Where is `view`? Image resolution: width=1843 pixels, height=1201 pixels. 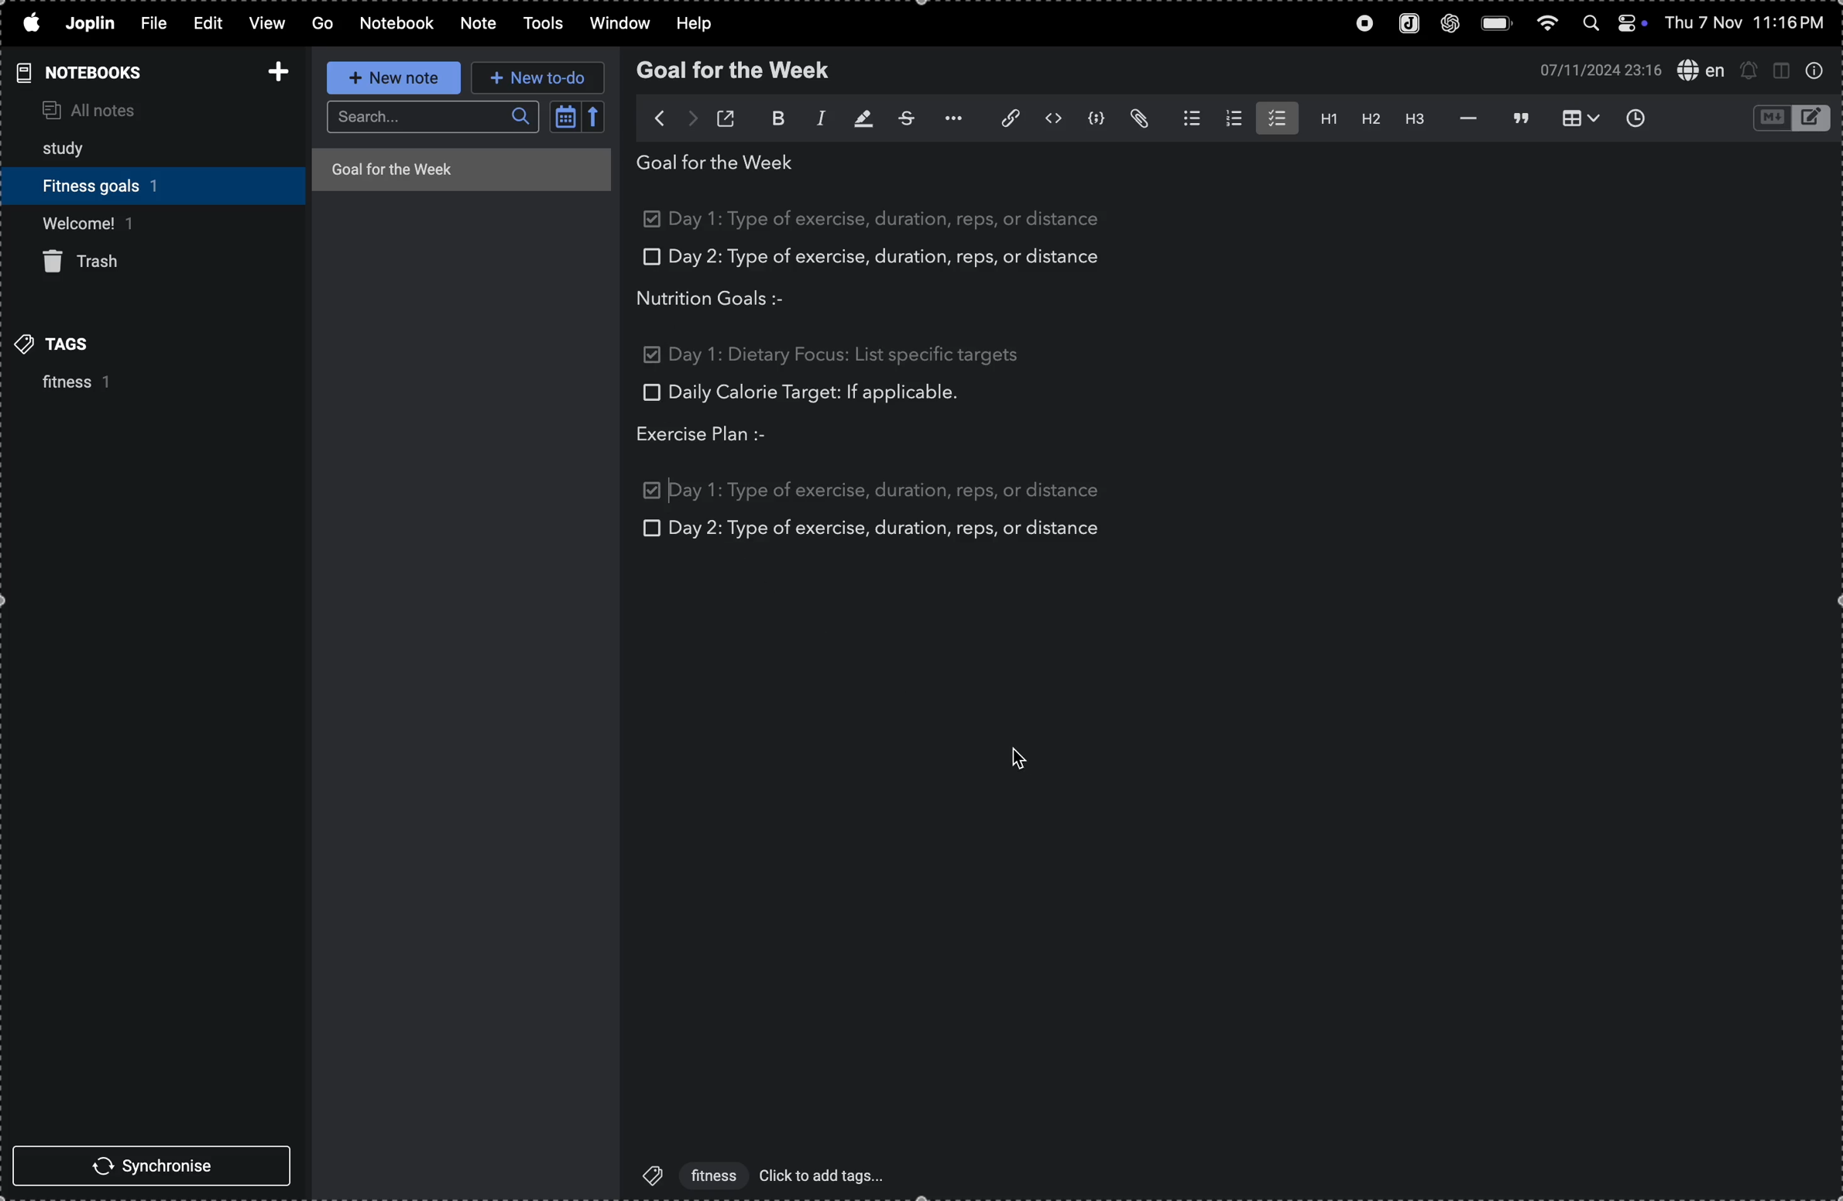 view is located at coordinates (268, 23).